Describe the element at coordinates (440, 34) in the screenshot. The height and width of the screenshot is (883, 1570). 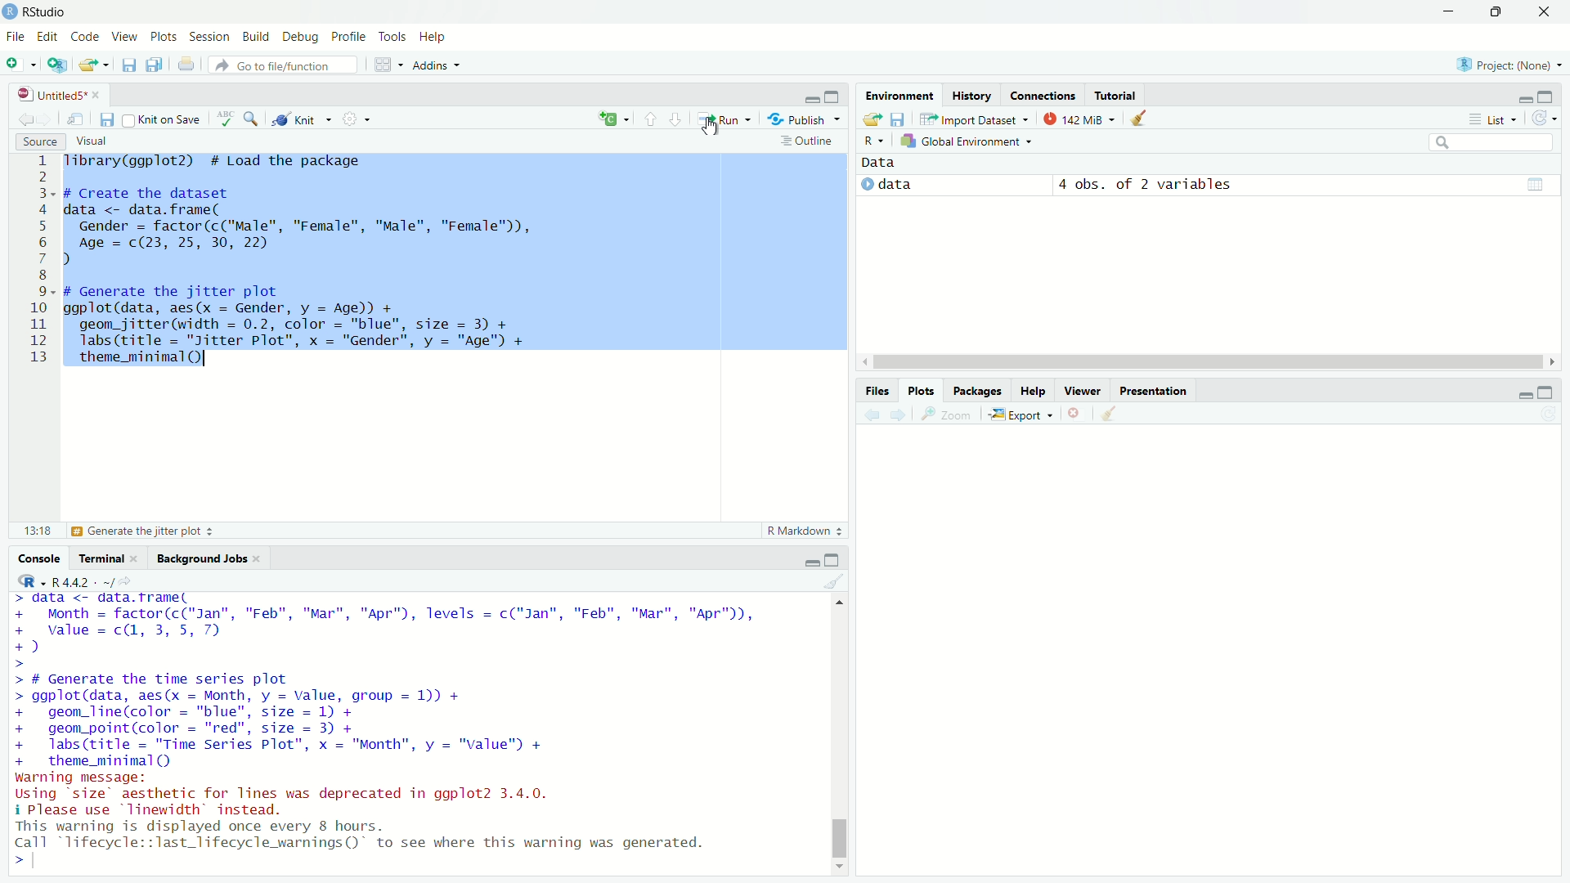
I see `help` at that location.